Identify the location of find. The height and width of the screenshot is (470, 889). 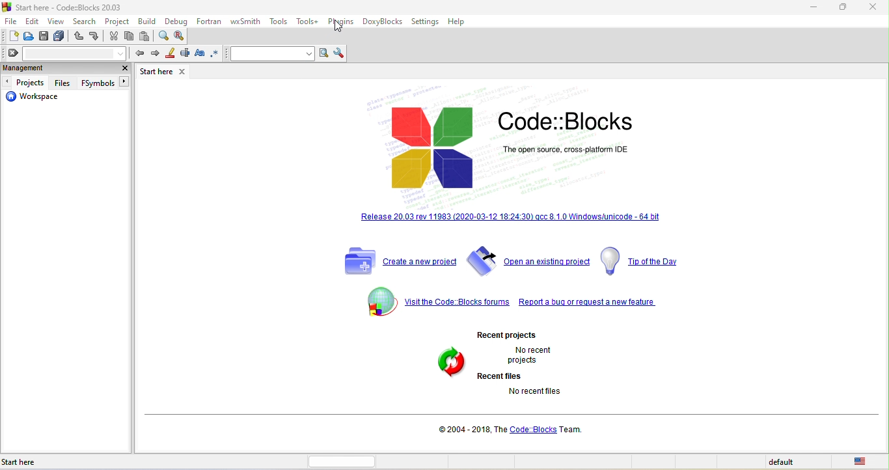
(164, 36).